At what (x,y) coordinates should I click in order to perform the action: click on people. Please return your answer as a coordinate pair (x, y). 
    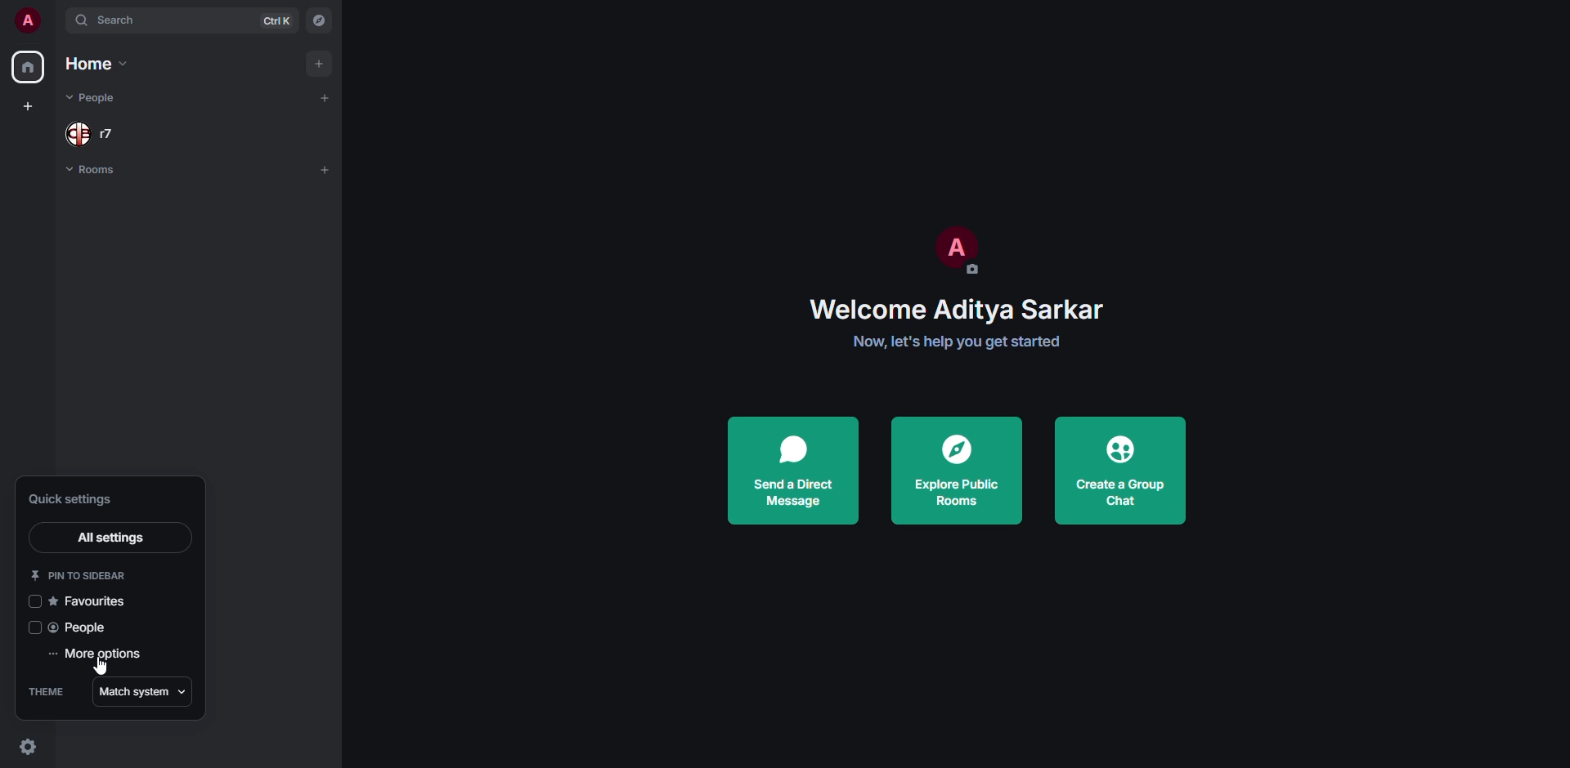
    Looking at the image, I should click on (99, 97).